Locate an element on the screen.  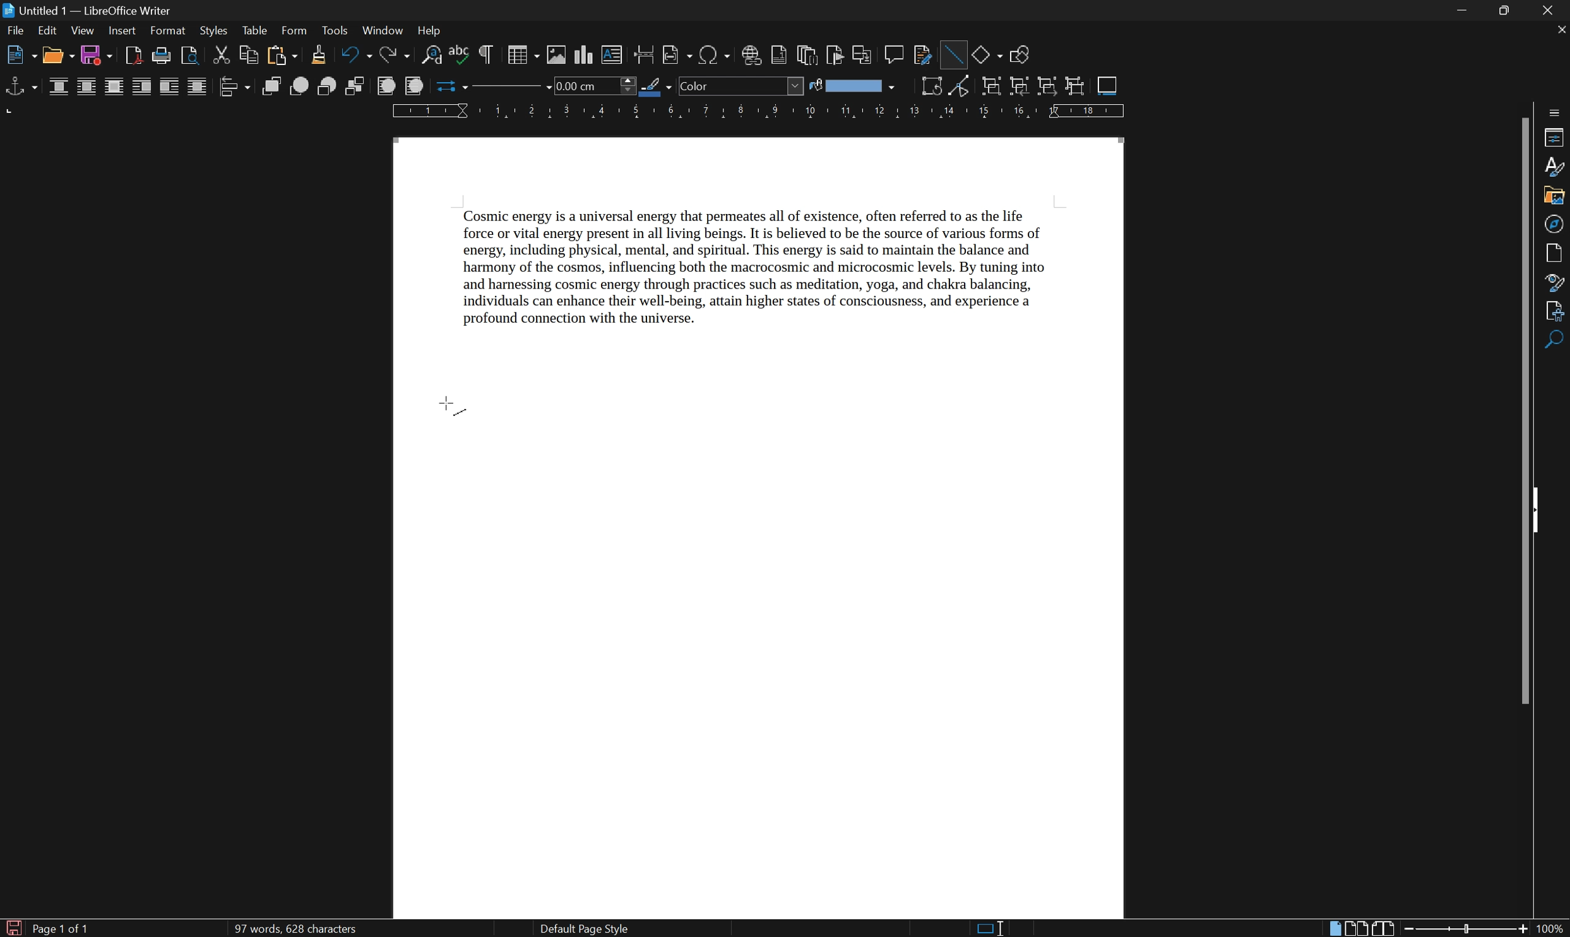
copy is located at coordinates (248, 54).